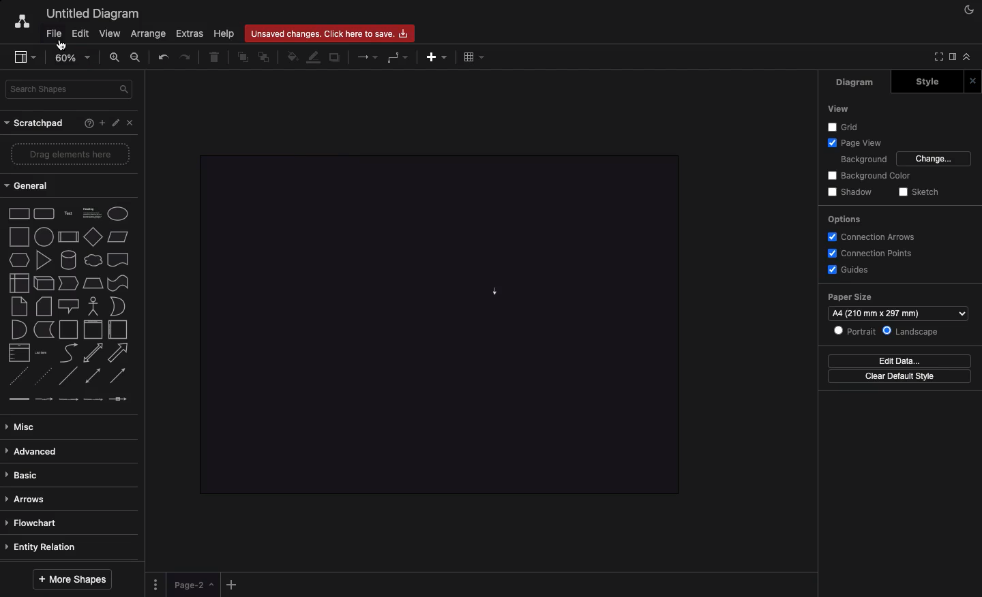 The image size is (982, 597). I want to click on Arrange, so click(145, 34).